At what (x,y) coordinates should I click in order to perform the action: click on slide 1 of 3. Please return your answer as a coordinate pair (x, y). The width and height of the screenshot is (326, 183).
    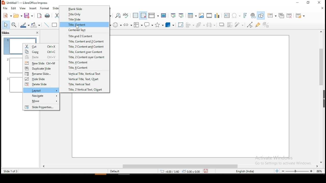
    Looking at the image, I should click on (10, 171).